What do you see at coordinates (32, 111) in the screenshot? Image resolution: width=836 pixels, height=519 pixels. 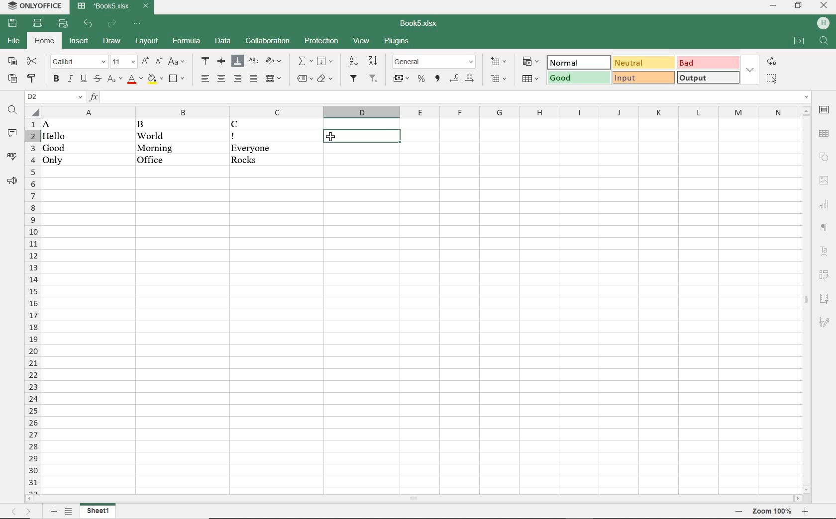 I see `select all cells ` at bounding box center [32, 111].